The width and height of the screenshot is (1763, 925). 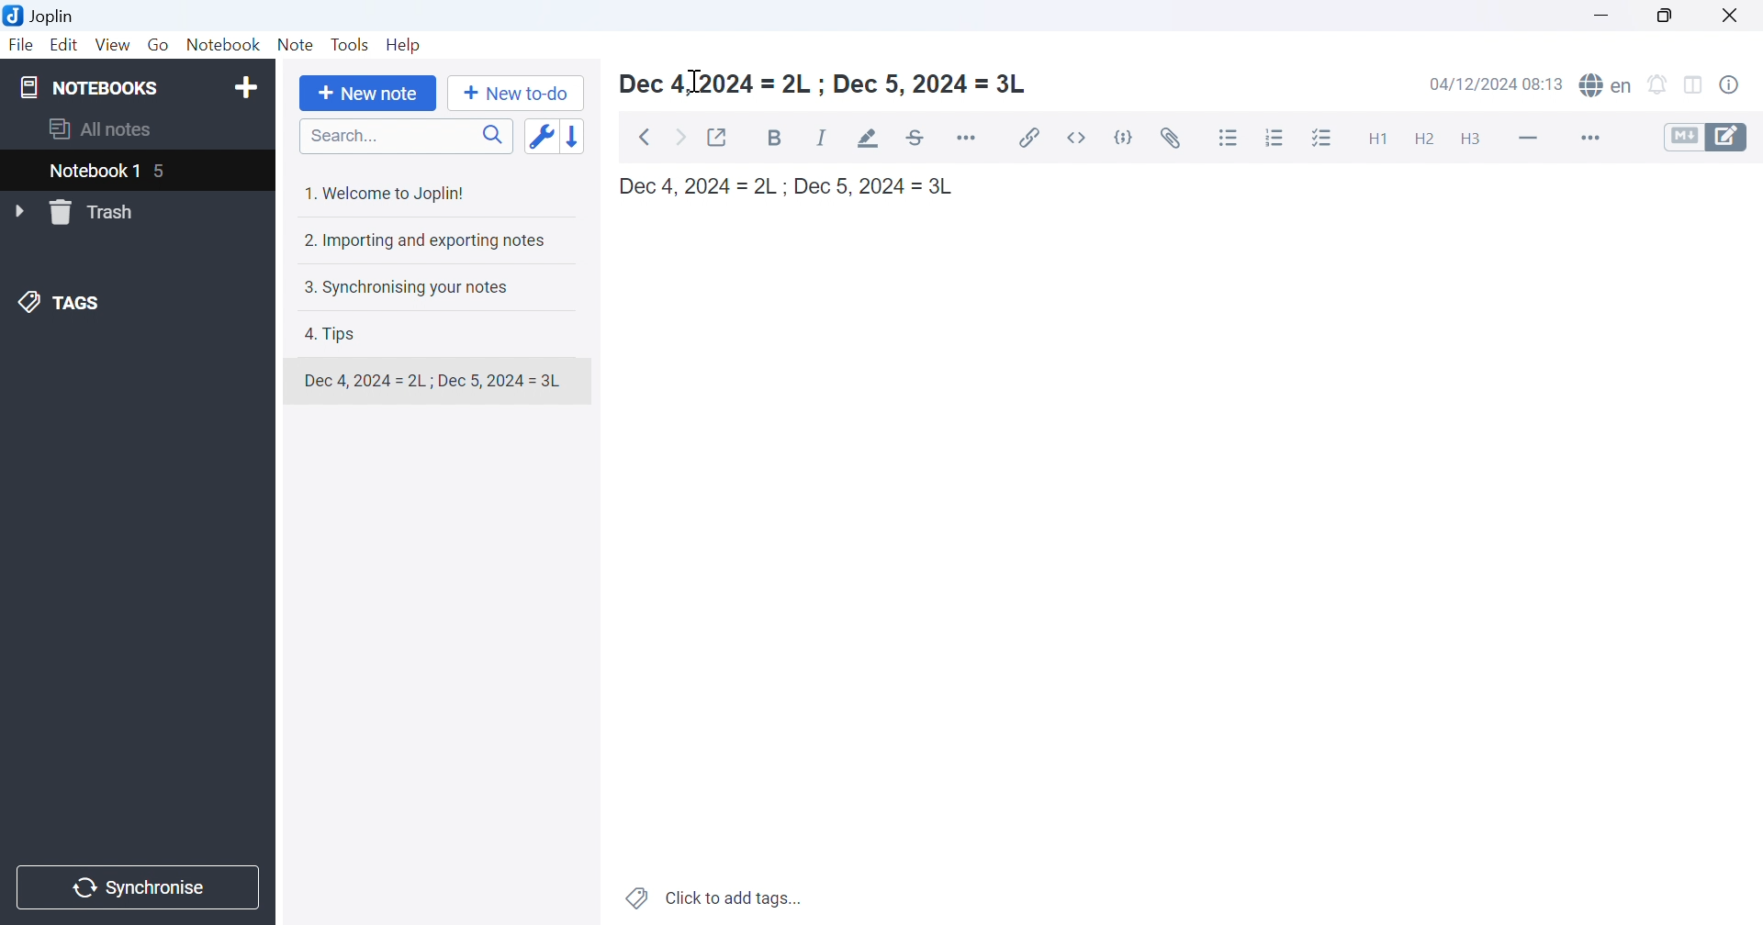 What do you see at coordinates (1480, 140) in the screenshot?
I see `Heading 3` at bounding box center [1480, 140].